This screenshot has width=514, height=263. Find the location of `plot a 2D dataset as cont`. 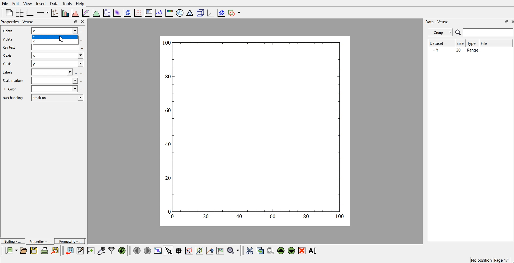

plot a 2D dataset as cont is located at coordinates (128, 13).